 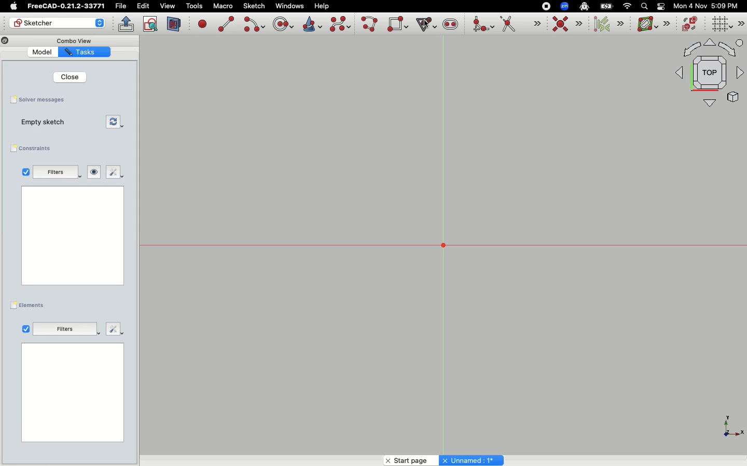 I want to click on B-spline information layer, so click(x=653, y=24).